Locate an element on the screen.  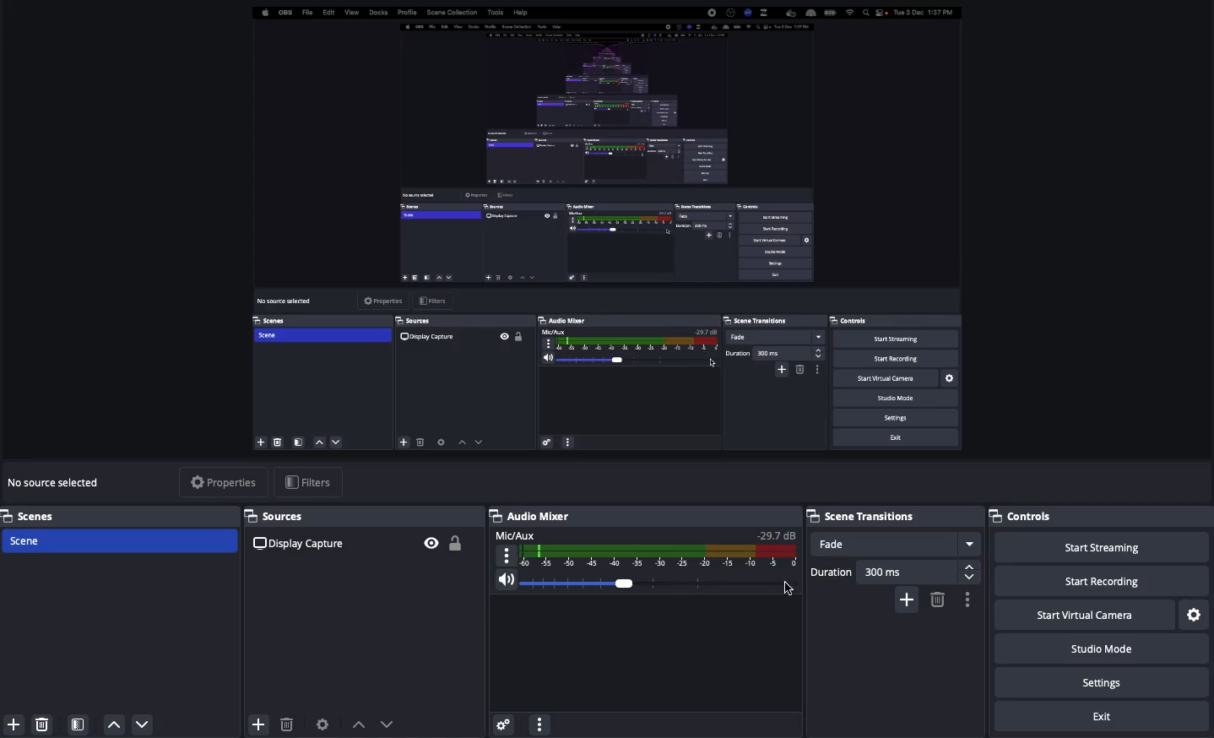
Start streaming is located at coordinates (1101, 548).